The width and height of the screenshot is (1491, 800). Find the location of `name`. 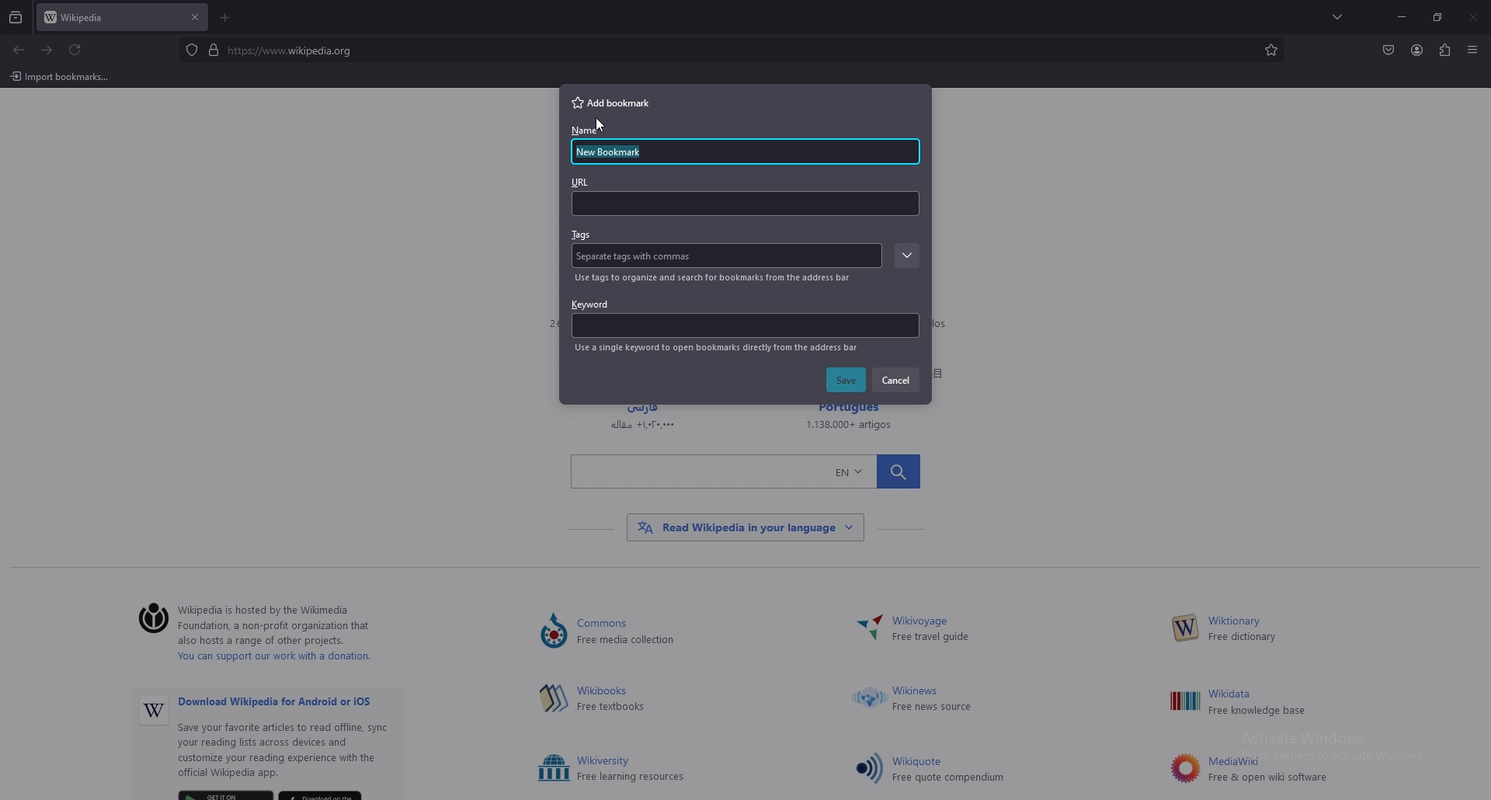

name is located at coordinates (620, 153).